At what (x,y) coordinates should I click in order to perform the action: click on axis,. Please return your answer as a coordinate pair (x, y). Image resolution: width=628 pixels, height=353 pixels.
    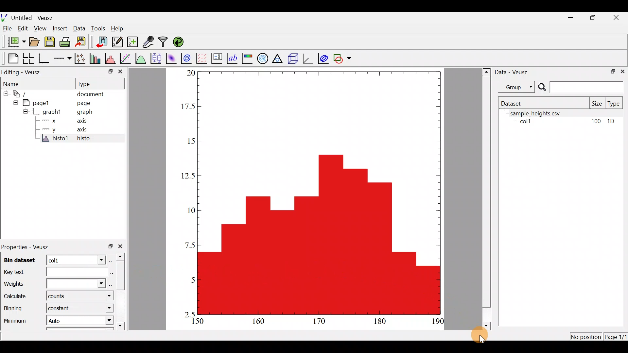
    Looking at the image, I should click on (82, 130).